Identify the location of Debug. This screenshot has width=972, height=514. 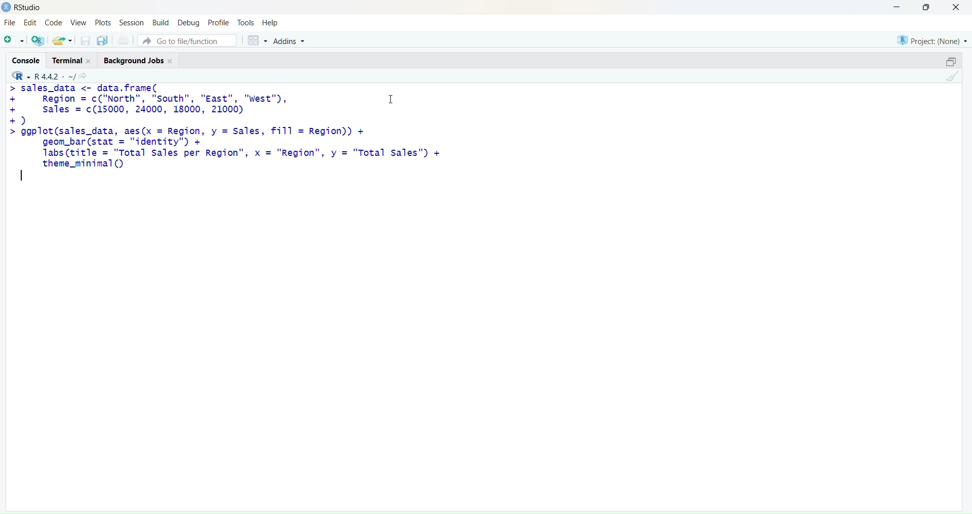
(188, 22).